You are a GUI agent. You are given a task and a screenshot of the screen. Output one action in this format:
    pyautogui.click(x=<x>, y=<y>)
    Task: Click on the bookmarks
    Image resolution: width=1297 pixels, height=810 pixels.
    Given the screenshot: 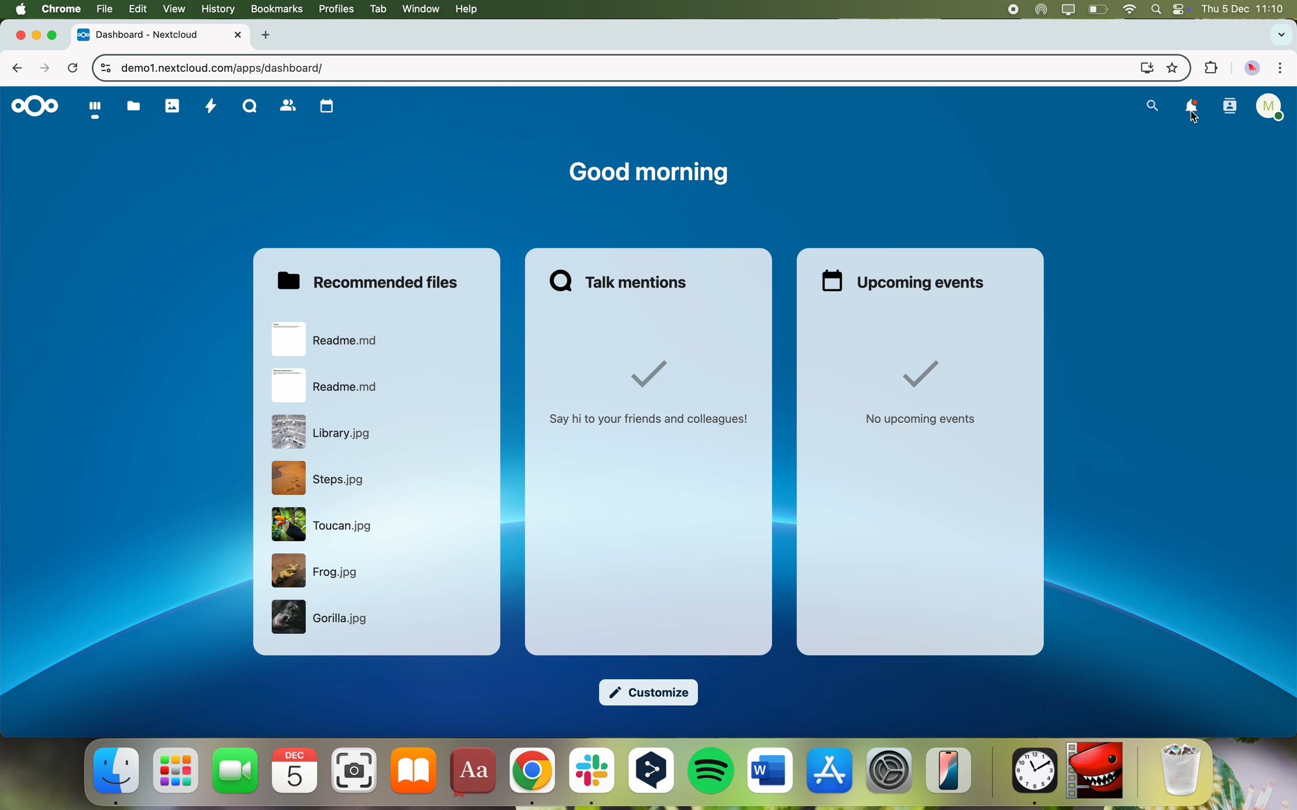 What is the action you would take?
    pyautogui.click(x=275, y=9)
    